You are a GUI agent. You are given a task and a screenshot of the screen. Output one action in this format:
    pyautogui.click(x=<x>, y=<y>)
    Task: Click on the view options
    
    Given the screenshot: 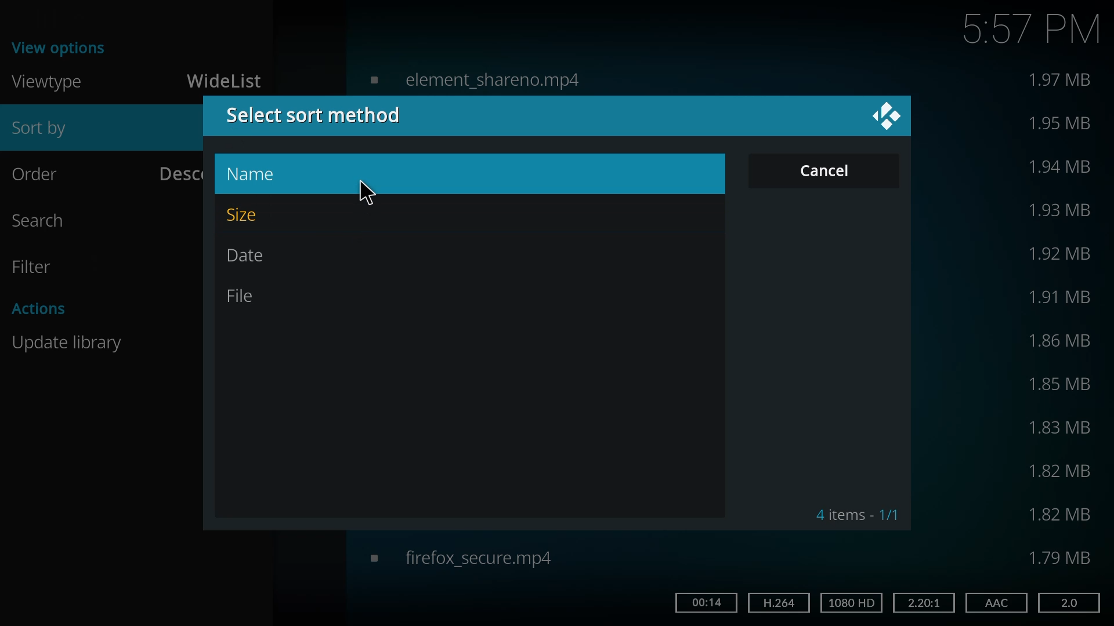 What is the action you would take?
    pyautogui.click(x=63, y=46)
    